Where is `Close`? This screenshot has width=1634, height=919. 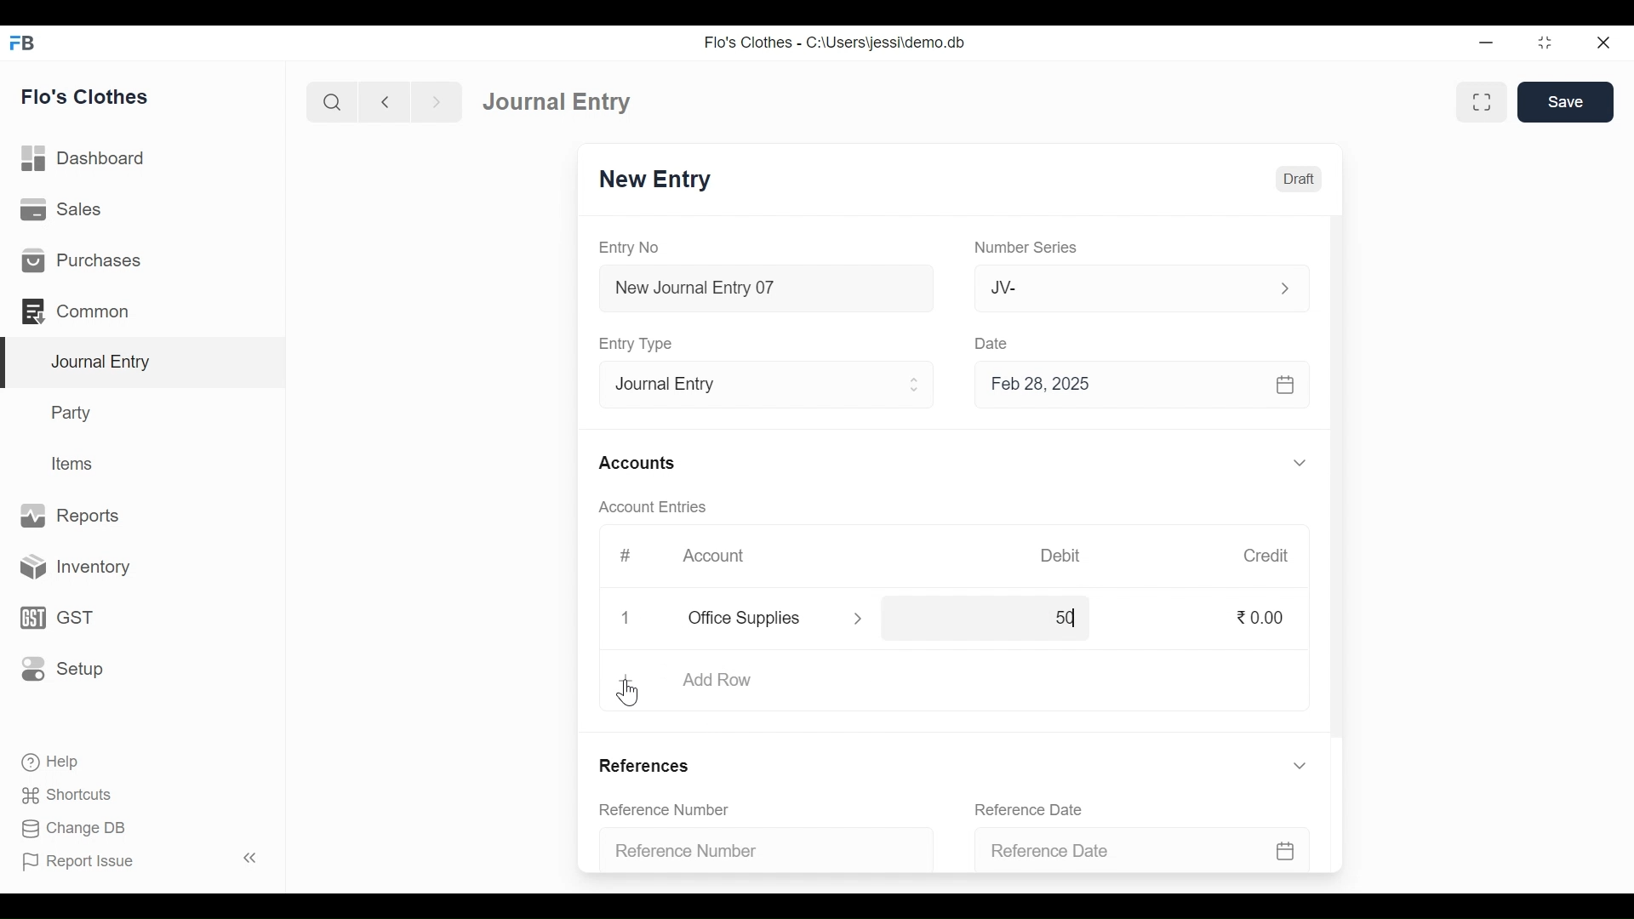 Close is located at coordinates (1604, 43).